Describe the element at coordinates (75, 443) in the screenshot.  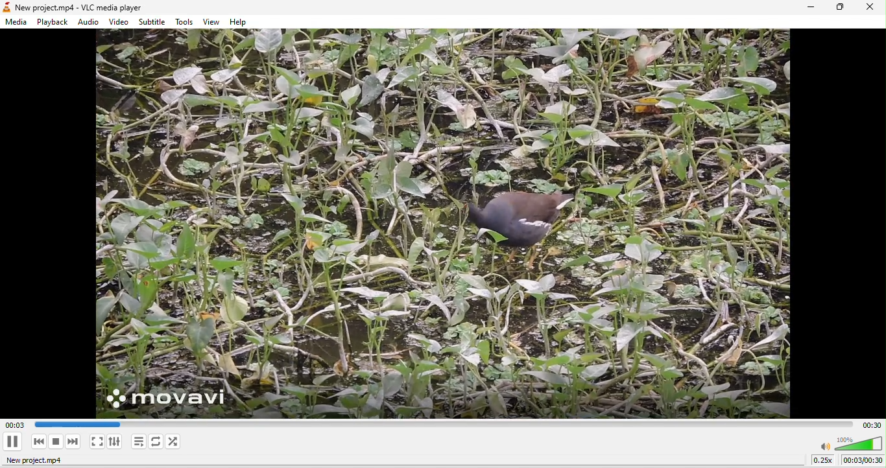
I see `next media` at that location.